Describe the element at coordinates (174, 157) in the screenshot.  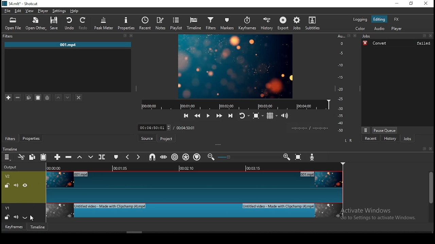
I see `ripple` at that location.